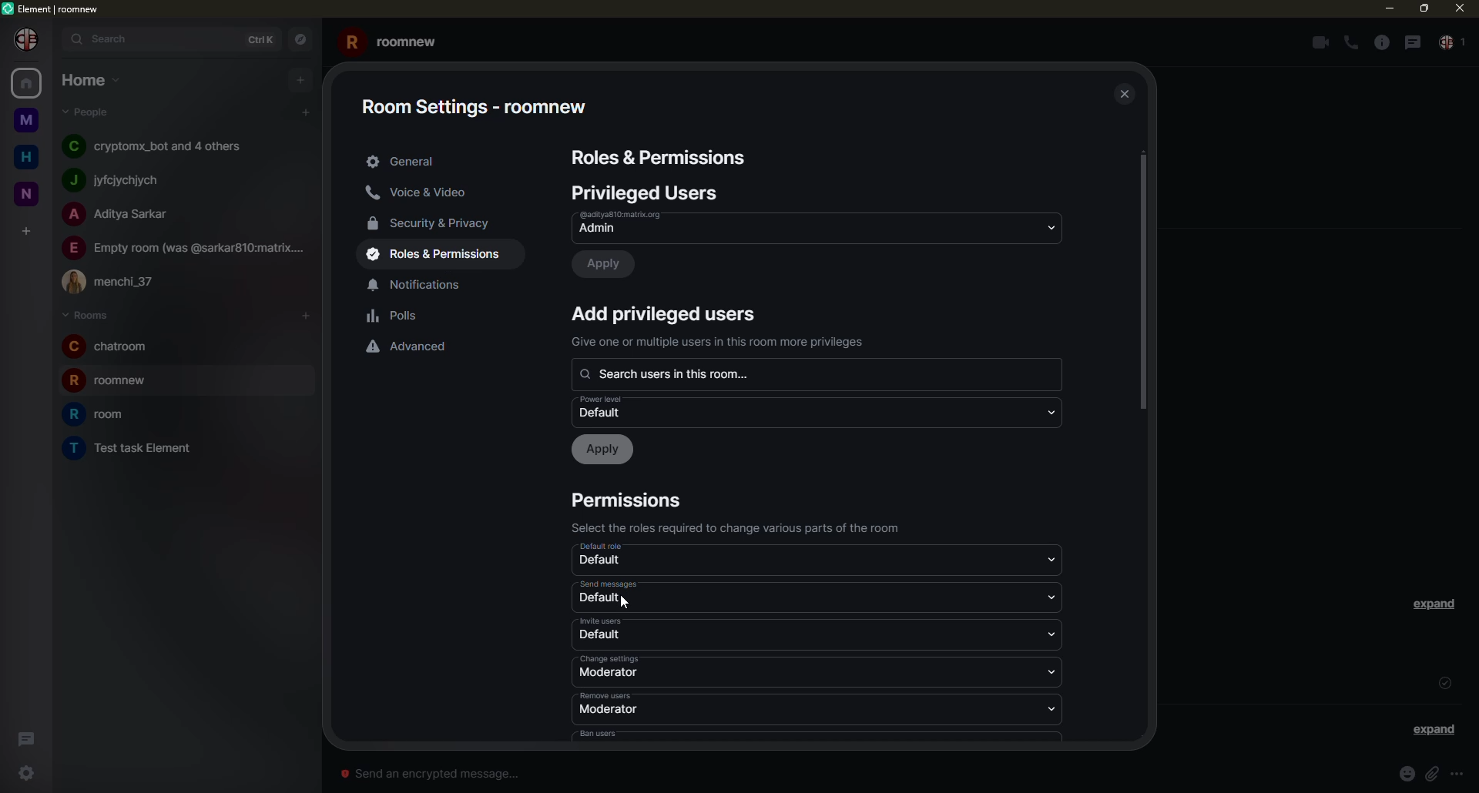 This screenshot has height=793, width=1479. Describe the element at coordinates (102, 414) in the screenshot. I see `room` at that location.